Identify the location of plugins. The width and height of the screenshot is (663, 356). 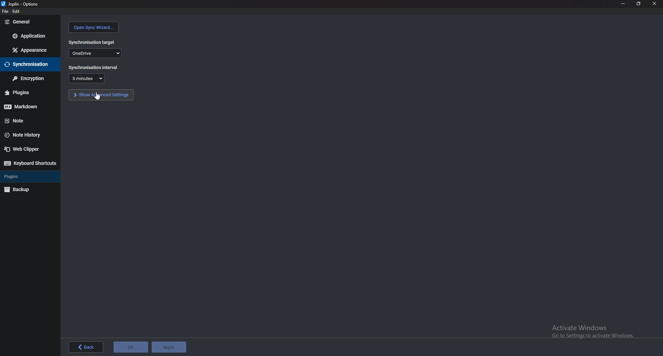
(28, 177).